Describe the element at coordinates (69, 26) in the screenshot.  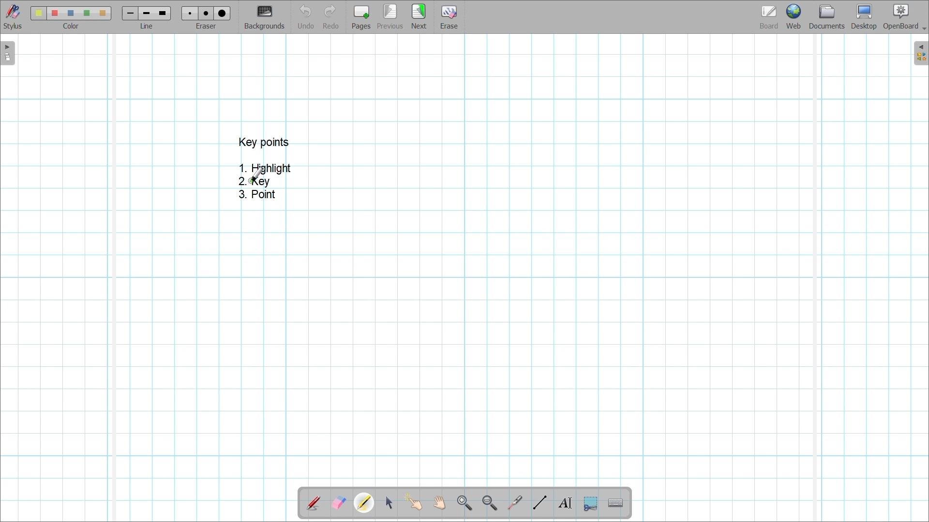
I see `color` at that location.